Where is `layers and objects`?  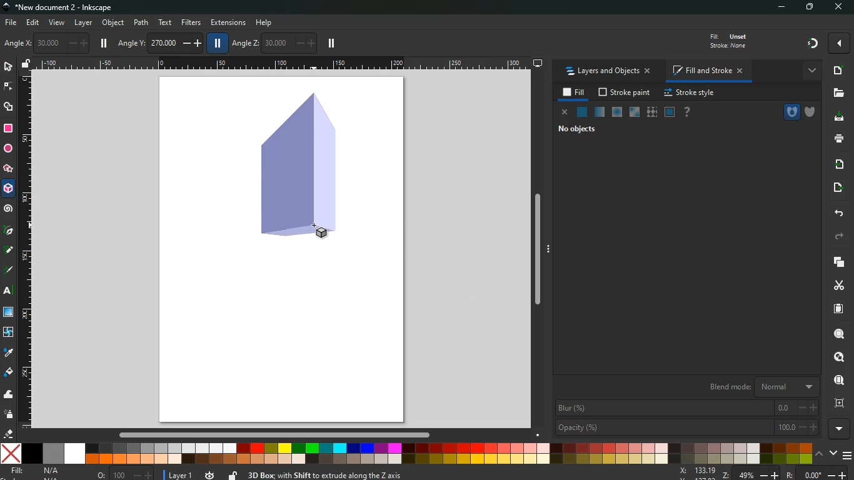
layers and objects is located at coordinates (608, 72).